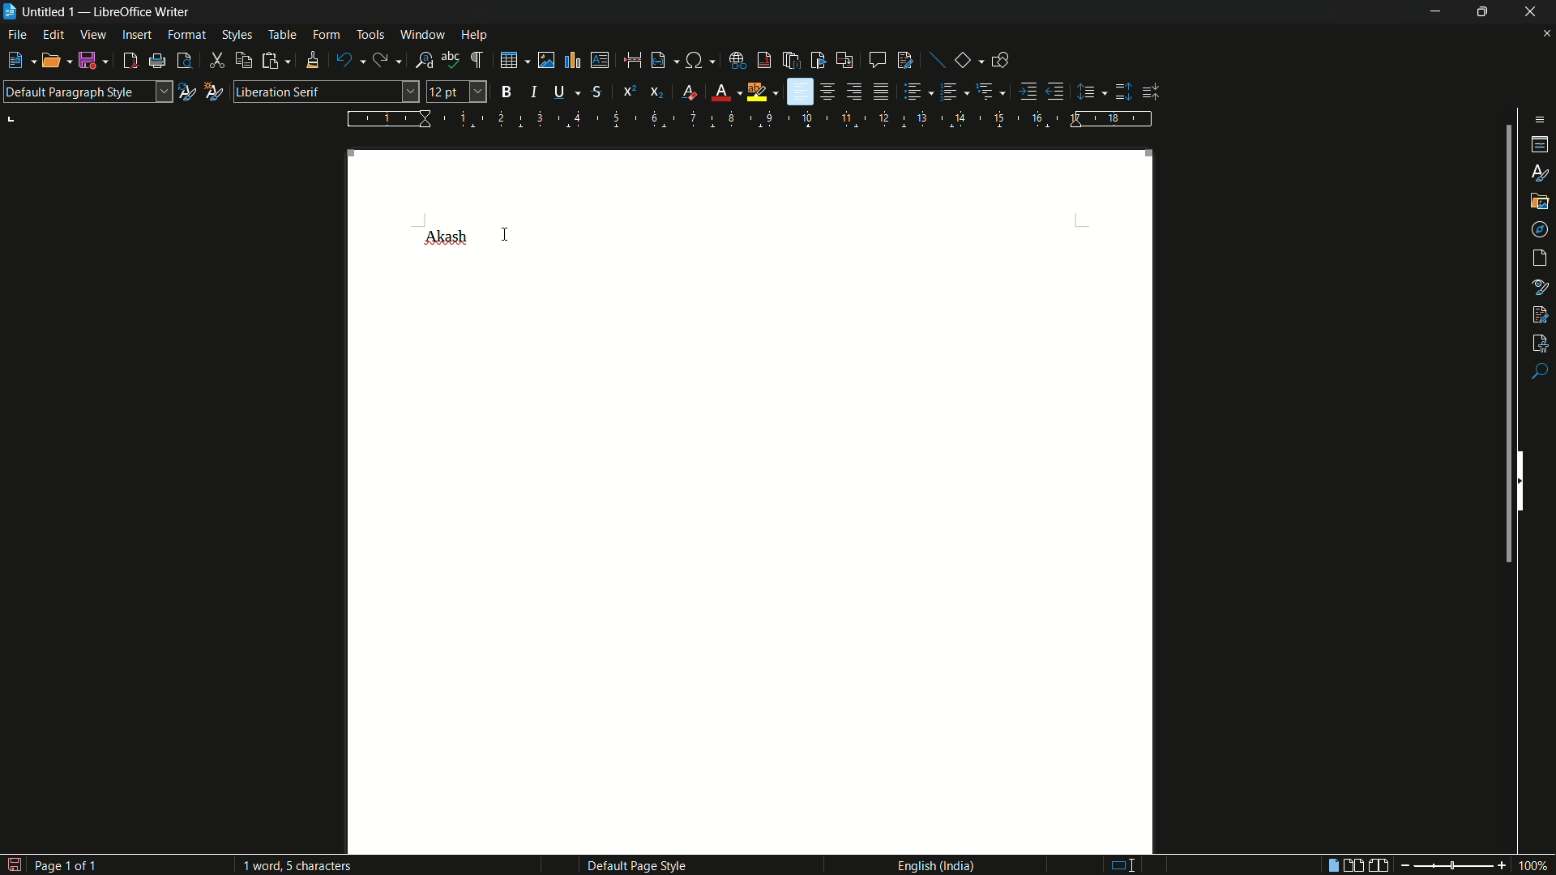  I want to click on scale factor, so click(1535, 866).